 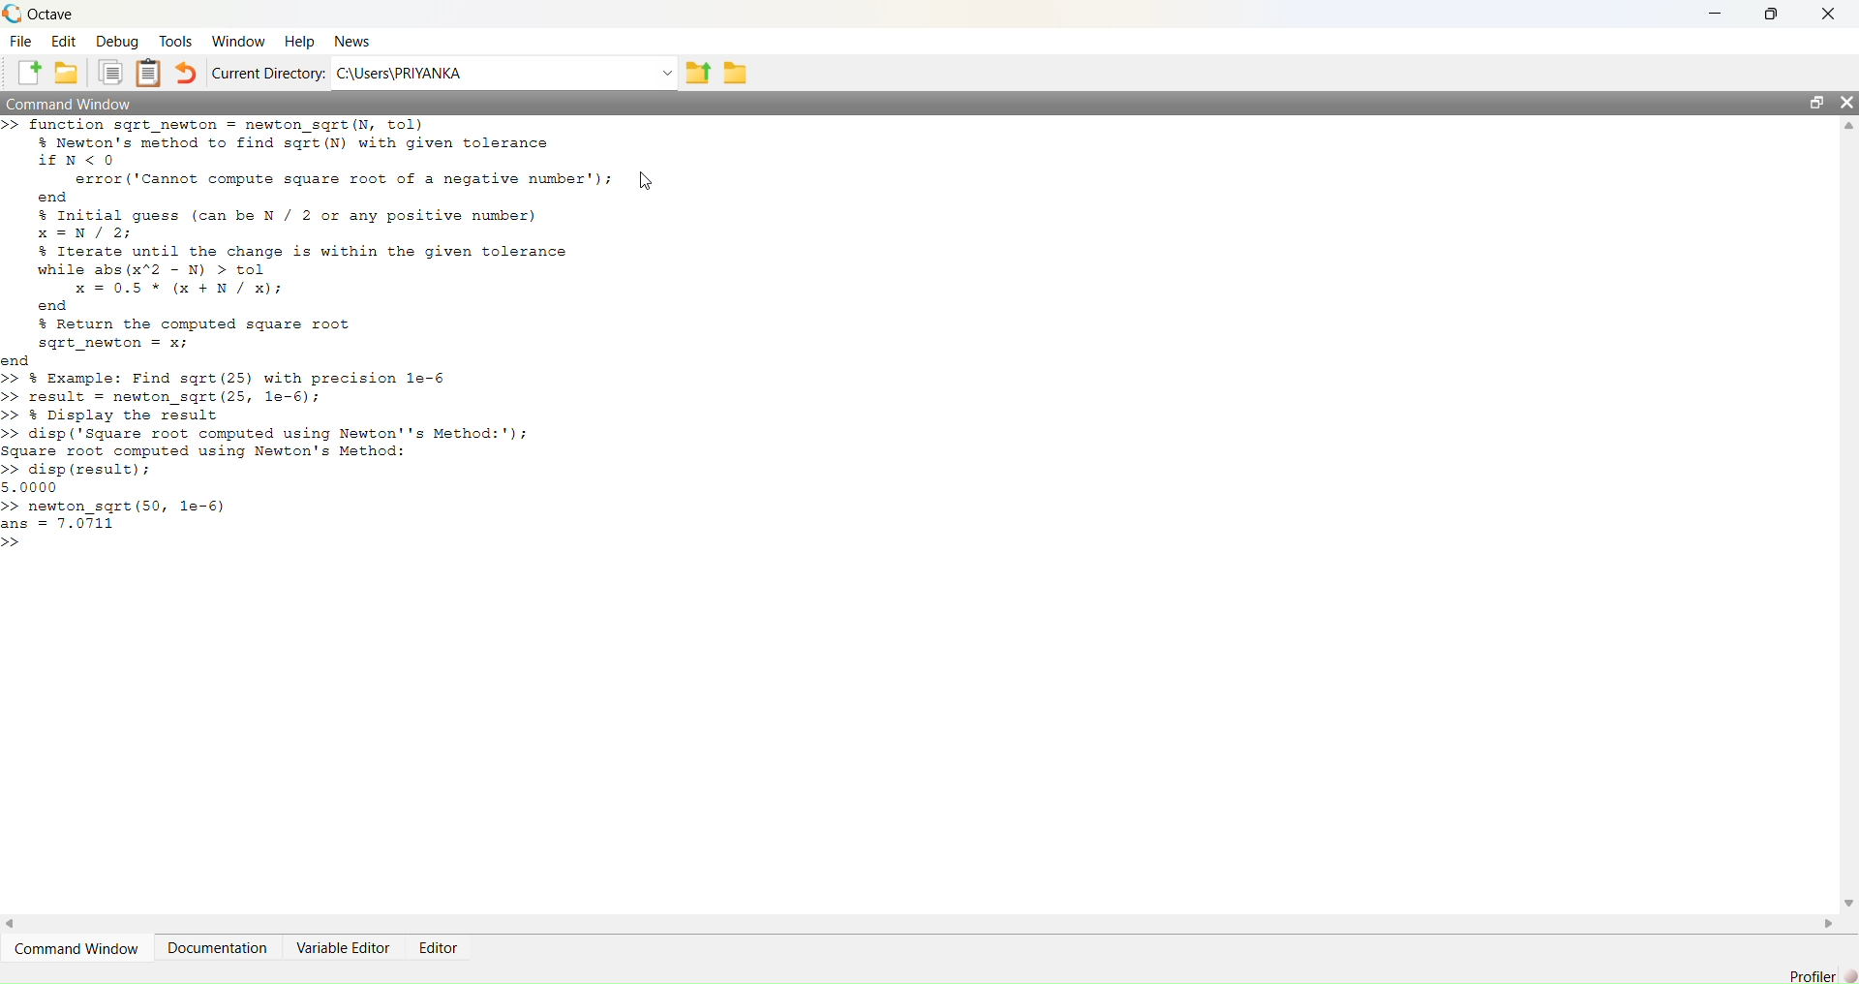 I want to click on Close, so click(x=1844, y=105).